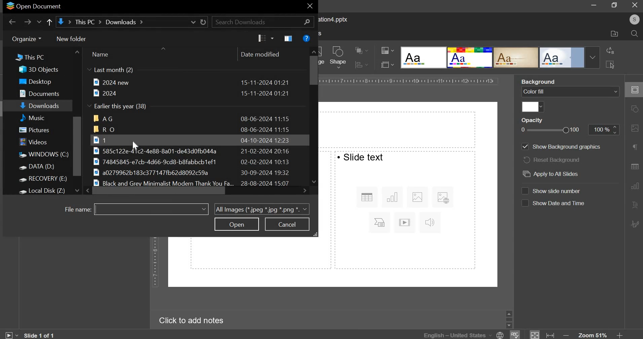 The width and height of the screenshot is (643, 339). What do you see at coordinates (610, 50) in the screenshot?
I see `replace` at bounding box center [610, 50].